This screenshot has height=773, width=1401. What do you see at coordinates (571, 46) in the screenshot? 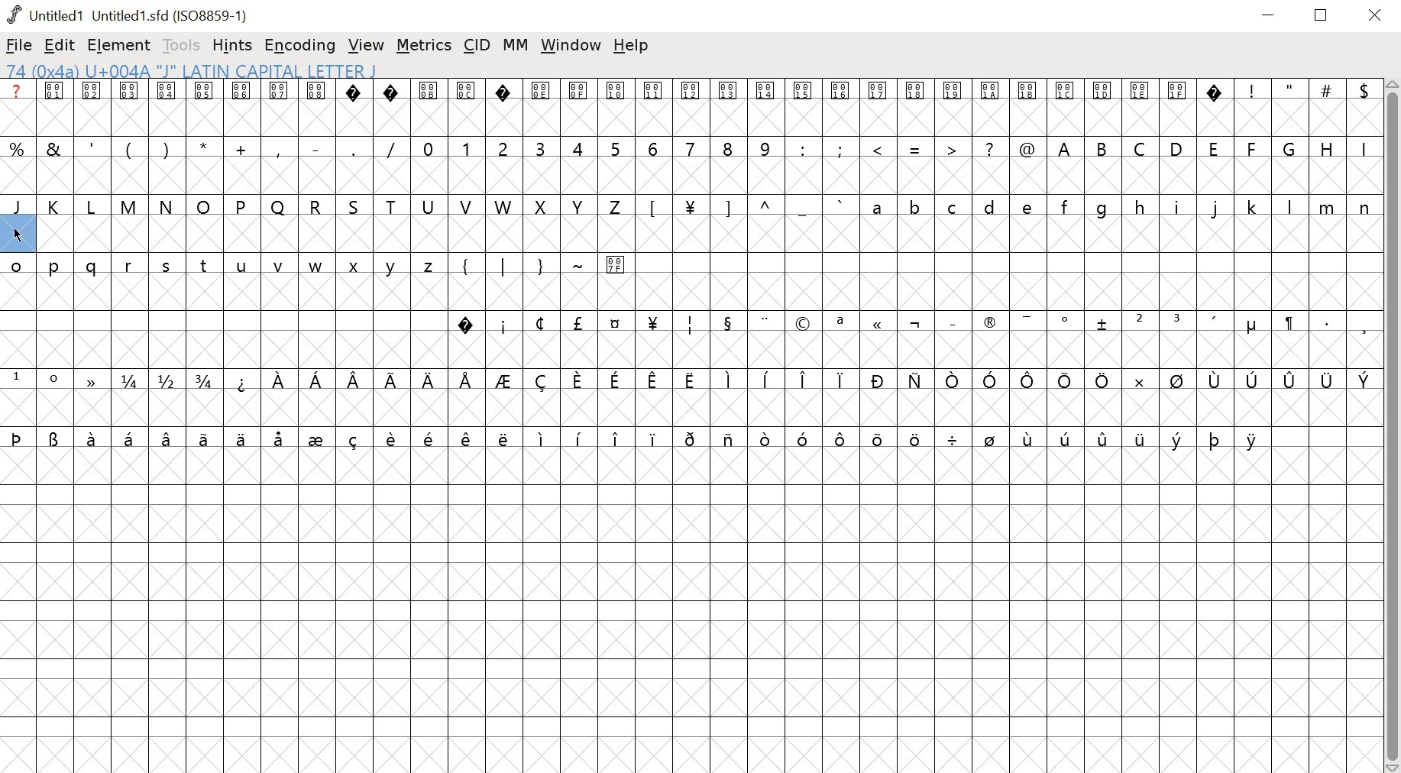
I see `window` at bounding box center [571, 46].